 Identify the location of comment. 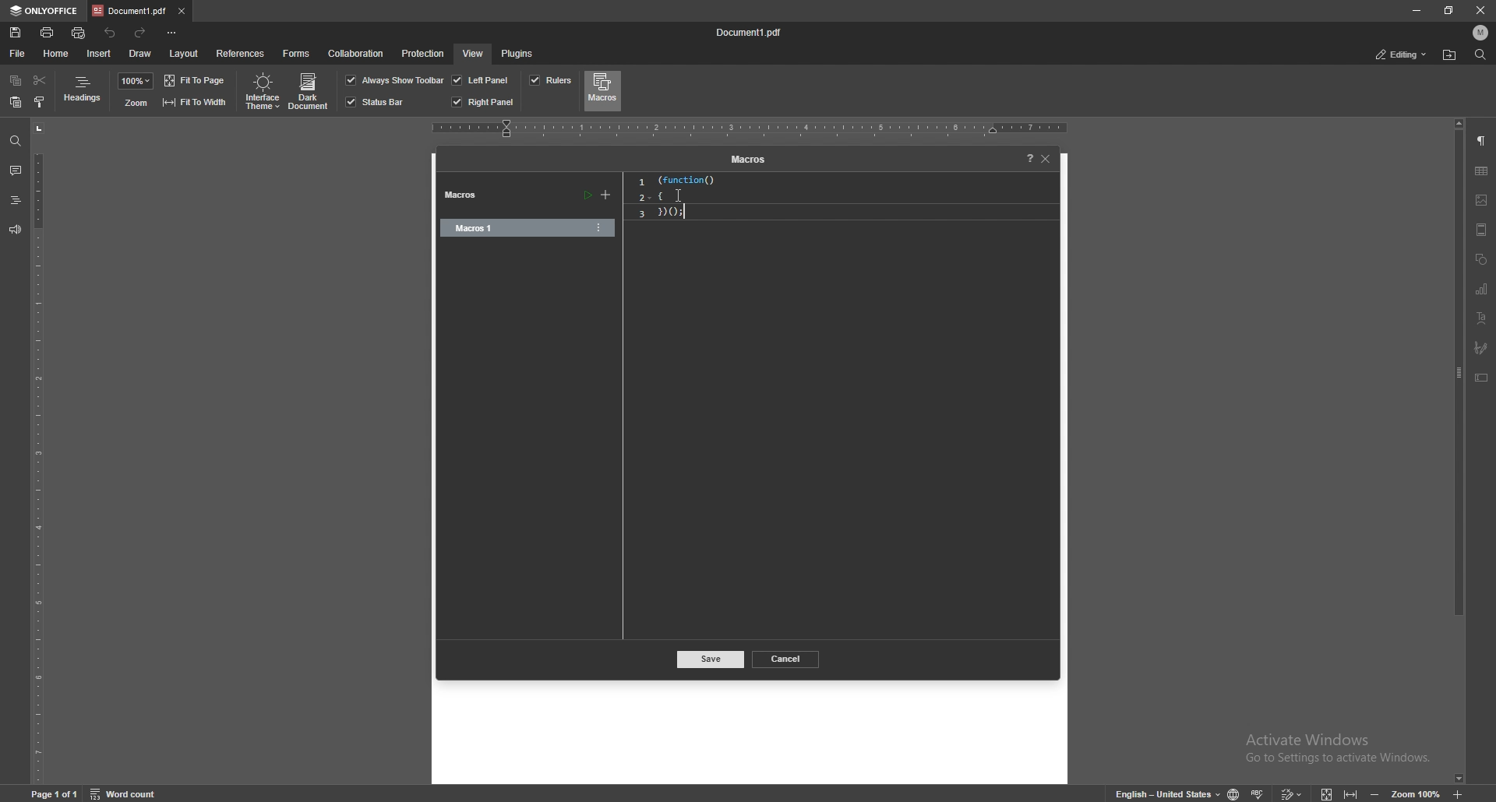
(15, 171).